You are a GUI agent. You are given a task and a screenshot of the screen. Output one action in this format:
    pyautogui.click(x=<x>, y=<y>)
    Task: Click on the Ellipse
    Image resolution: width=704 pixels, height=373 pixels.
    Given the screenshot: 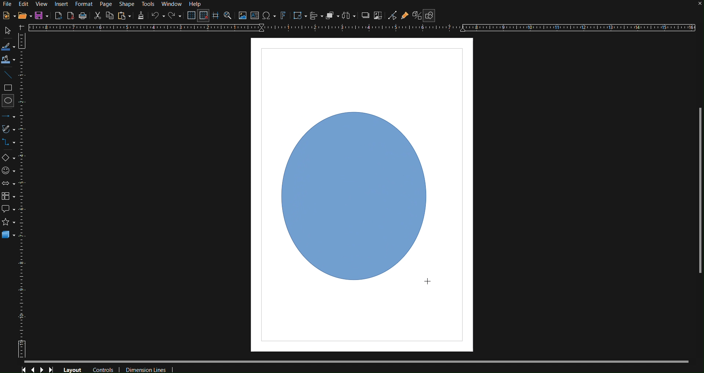 What is the action you would take?
    pyautogui.click(x=10, y=100)
    